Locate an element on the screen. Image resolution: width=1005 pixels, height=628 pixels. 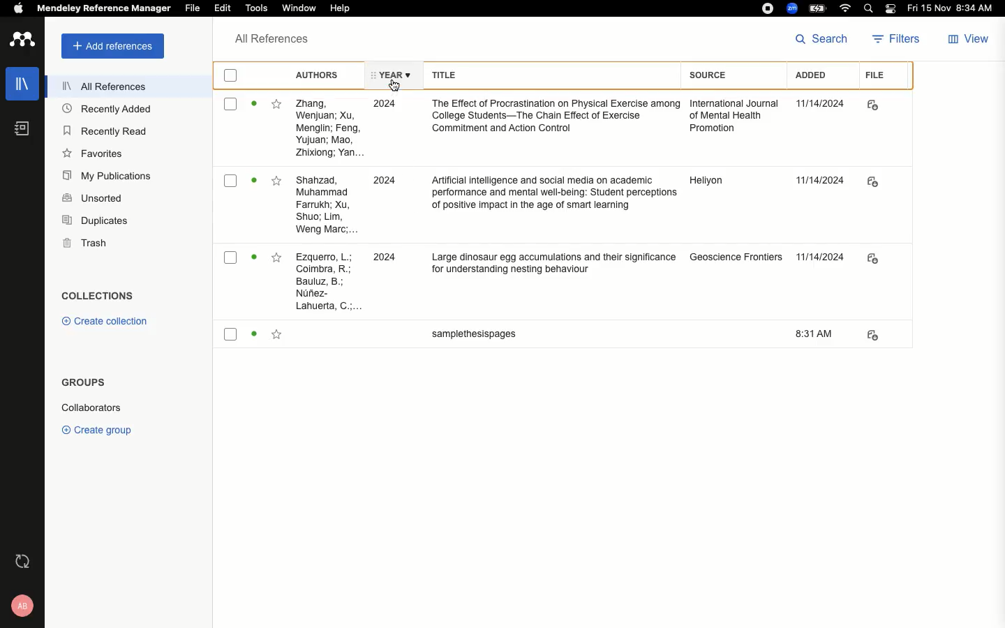
author name is located at coordinates (325, 281).